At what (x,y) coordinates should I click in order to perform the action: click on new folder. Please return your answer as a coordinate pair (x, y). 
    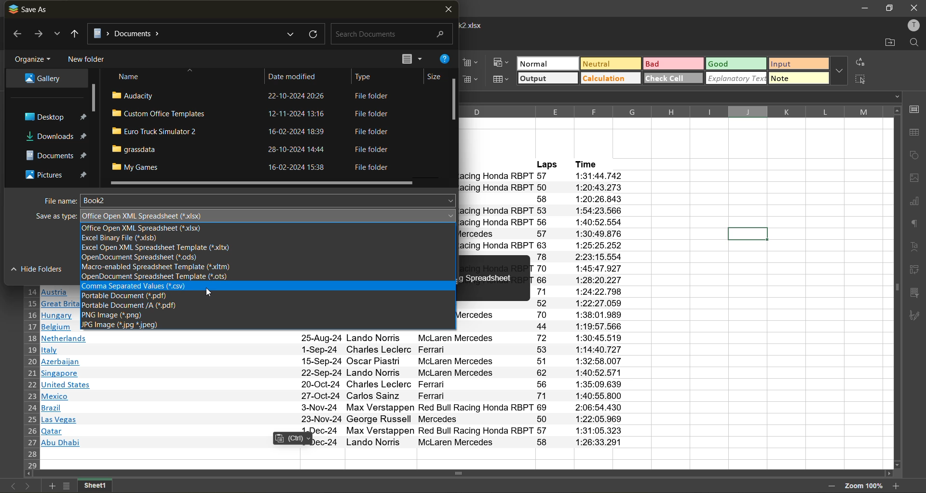
    Looking at the image, I should click on (88, 58).